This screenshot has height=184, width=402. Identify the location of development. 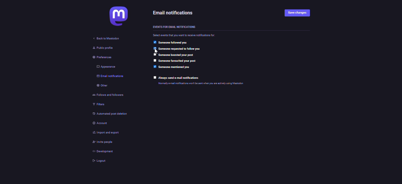
(99, 151).